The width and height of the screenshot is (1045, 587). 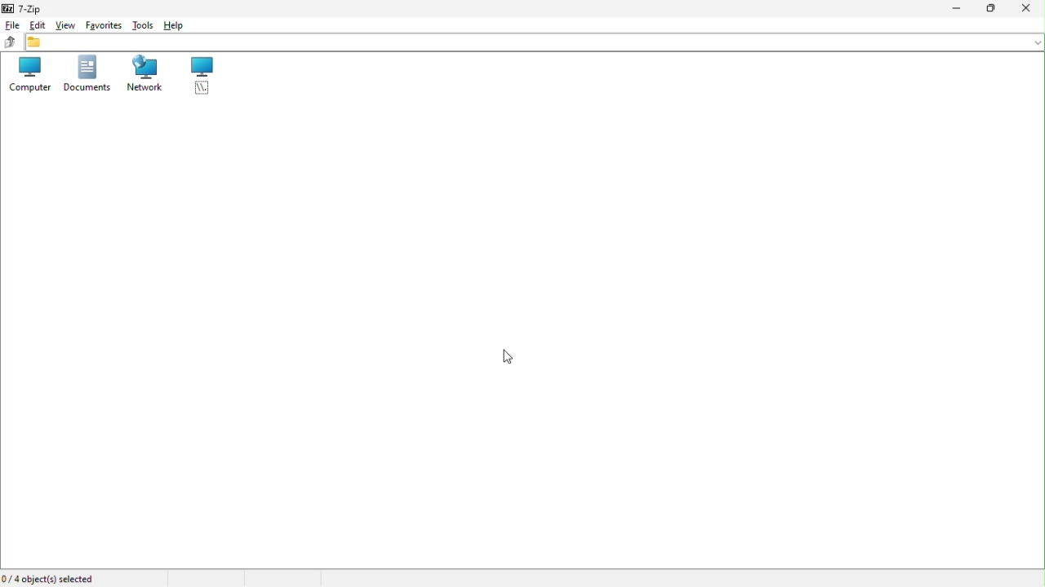 I want to click on close, so click(x=1029, y=7).